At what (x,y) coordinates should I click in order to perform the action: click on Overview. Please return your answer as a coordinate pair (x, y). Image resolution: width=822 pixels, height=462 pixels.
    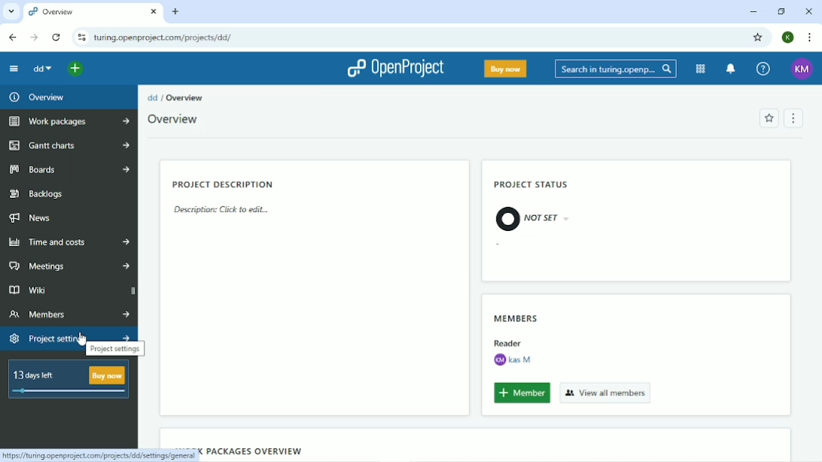
    Looking at the image, I should click on (95, 11).